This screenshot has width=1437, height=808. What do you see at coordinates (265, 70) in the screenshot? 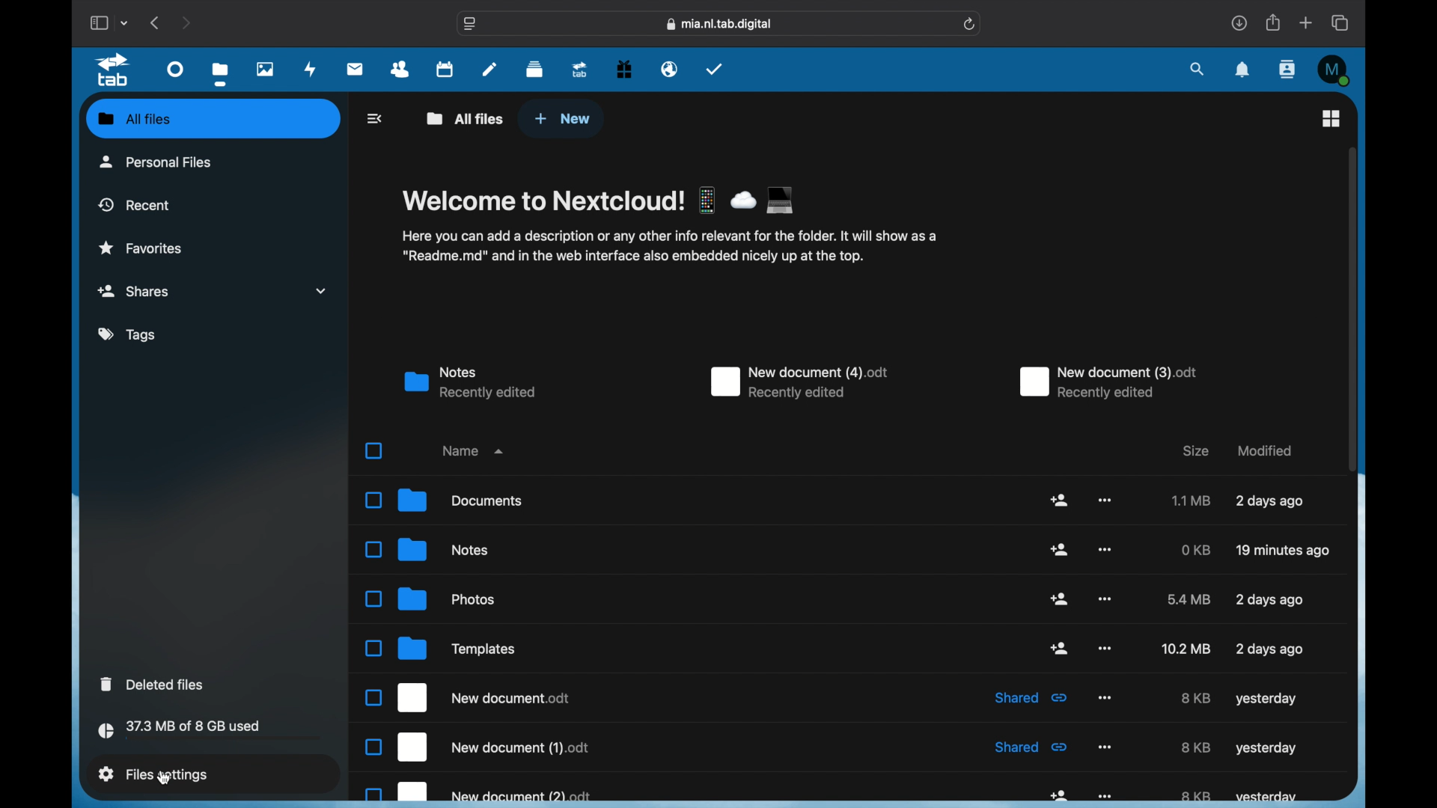
I see `photos` at bounding box center [265, 70].